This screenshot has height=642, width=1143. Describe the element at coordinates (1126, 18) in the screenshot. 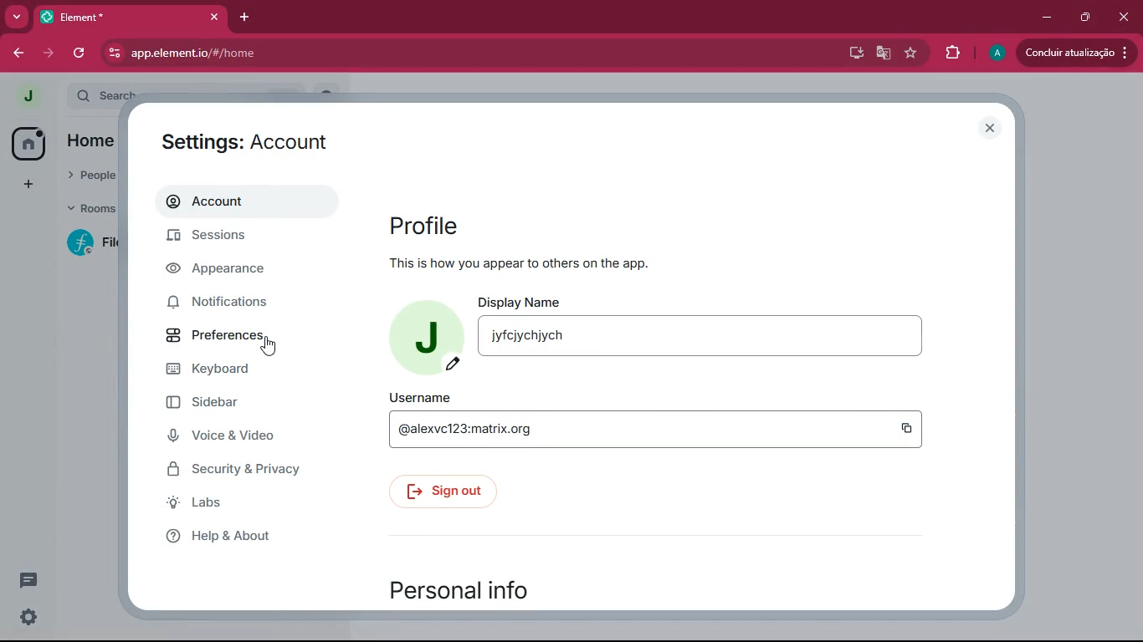

I see `click` at that location.